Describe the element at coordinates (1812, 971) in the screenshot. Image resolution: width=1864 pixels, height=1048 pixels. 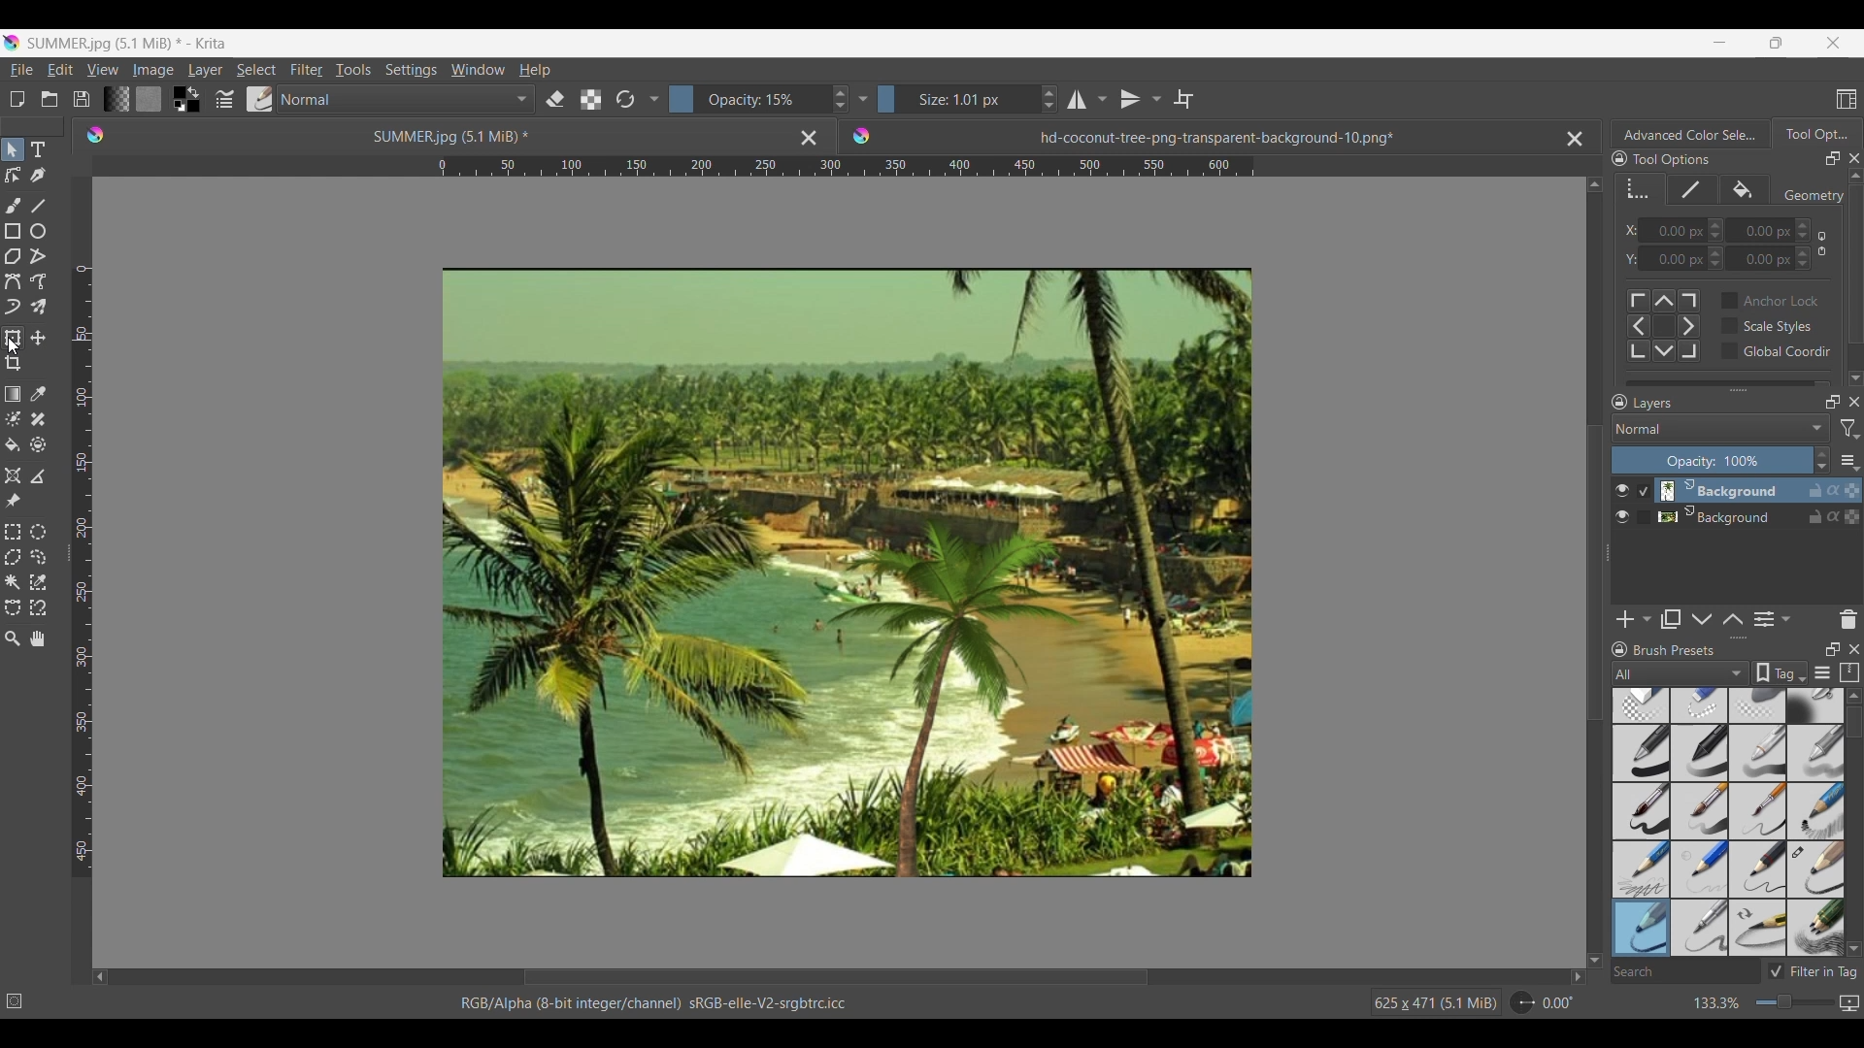
I see `Filter in tag` at that location.